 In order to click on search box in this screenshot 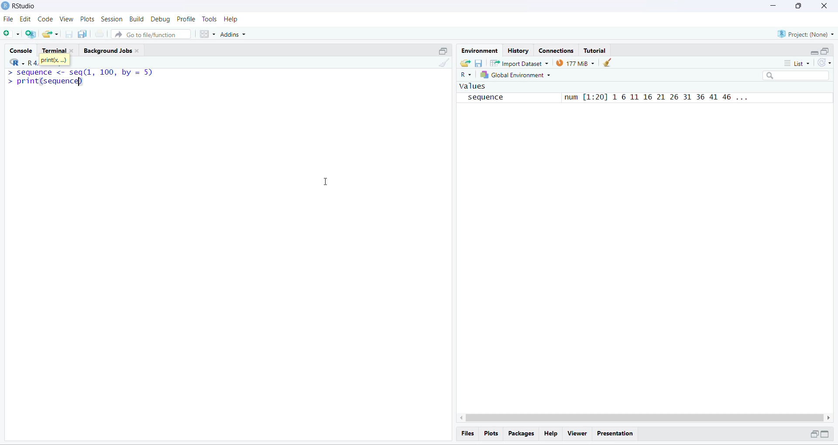, I will do `click(798, 75)`.